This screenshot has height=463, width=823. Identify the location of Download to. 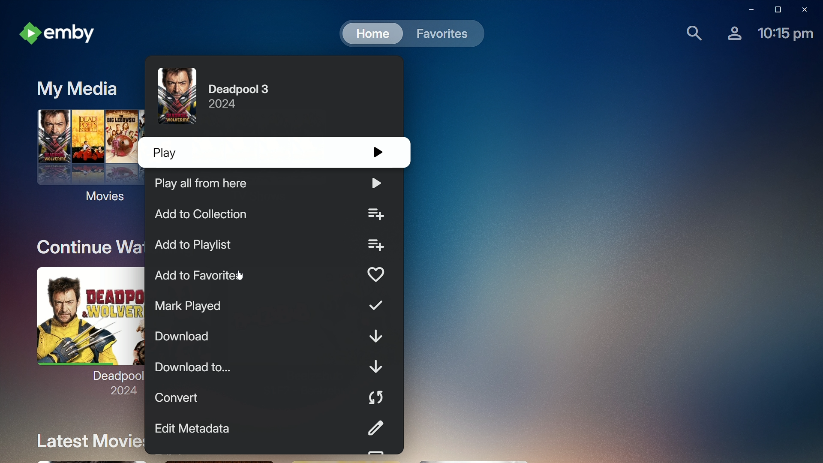
(274, 369).